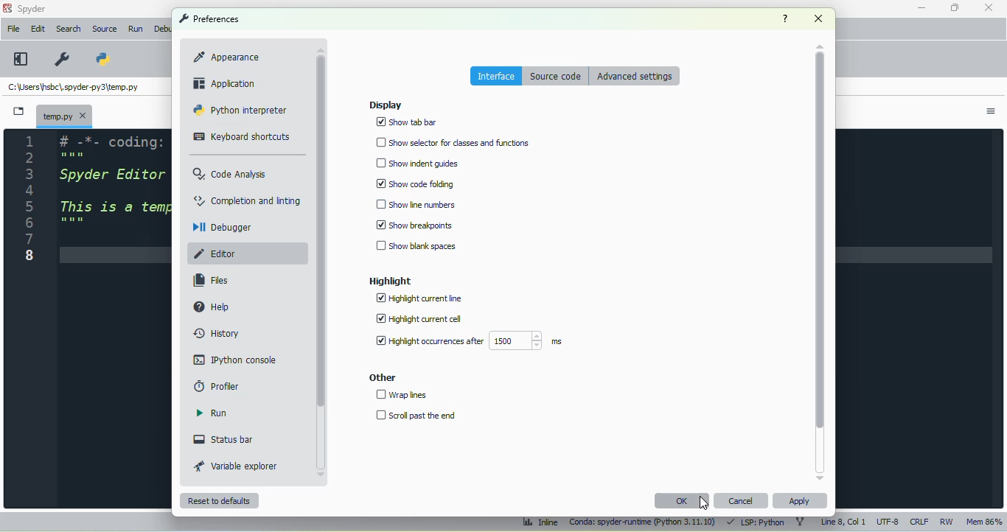 Image resolution: width=1007 pixels, height=532 pixels. I want to click on mem: 86%, so click(986, 522).